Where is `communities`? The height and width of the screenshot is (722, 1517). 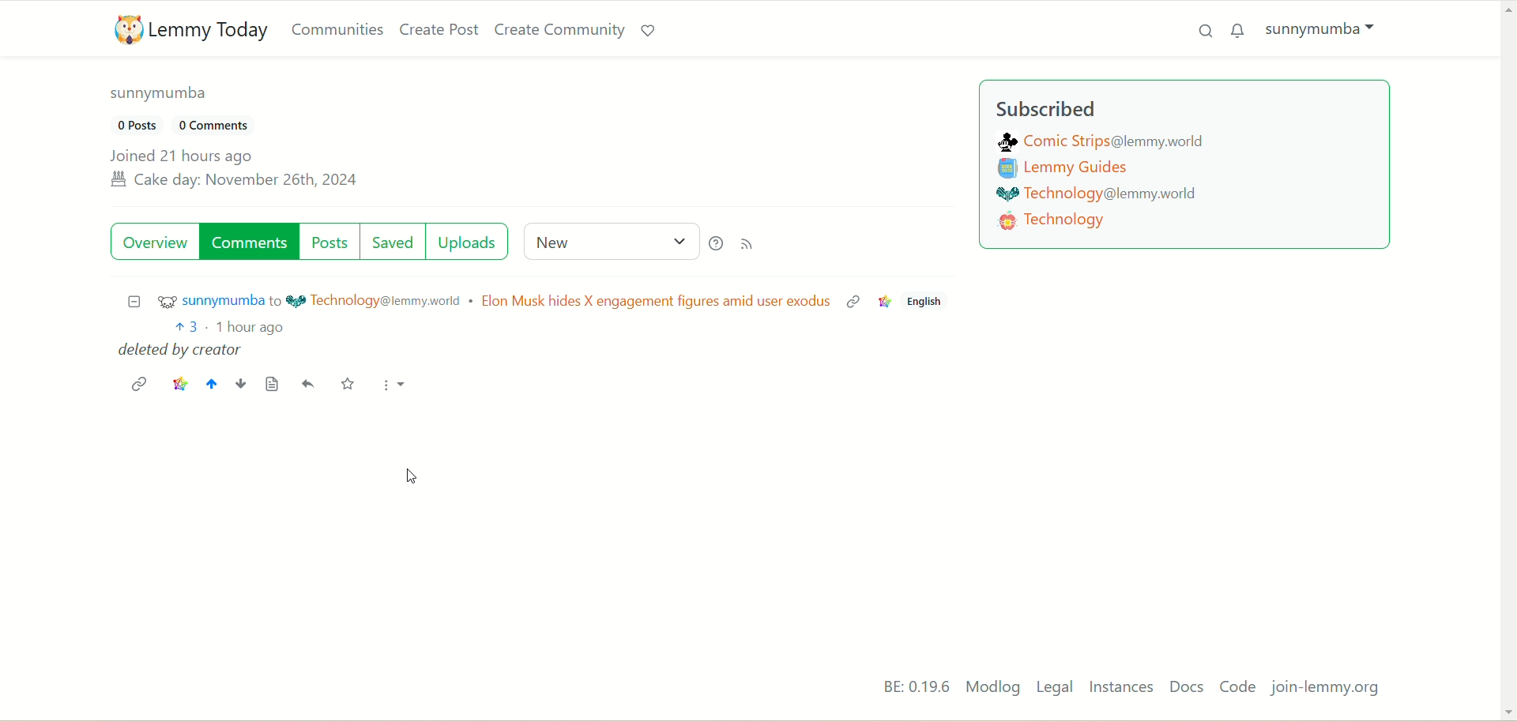 communities is located at coordinates (338, 29).